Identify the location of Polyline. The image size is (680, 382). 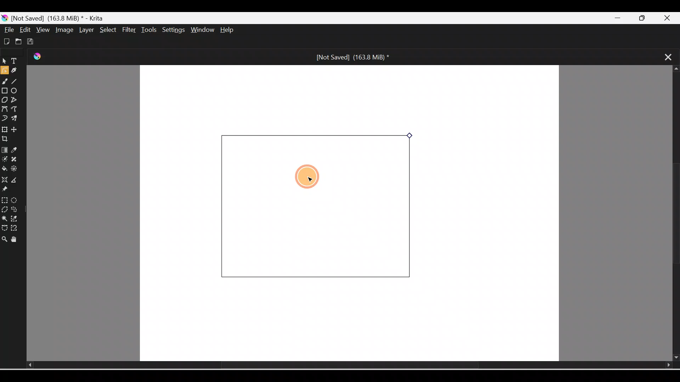
(15, 99).